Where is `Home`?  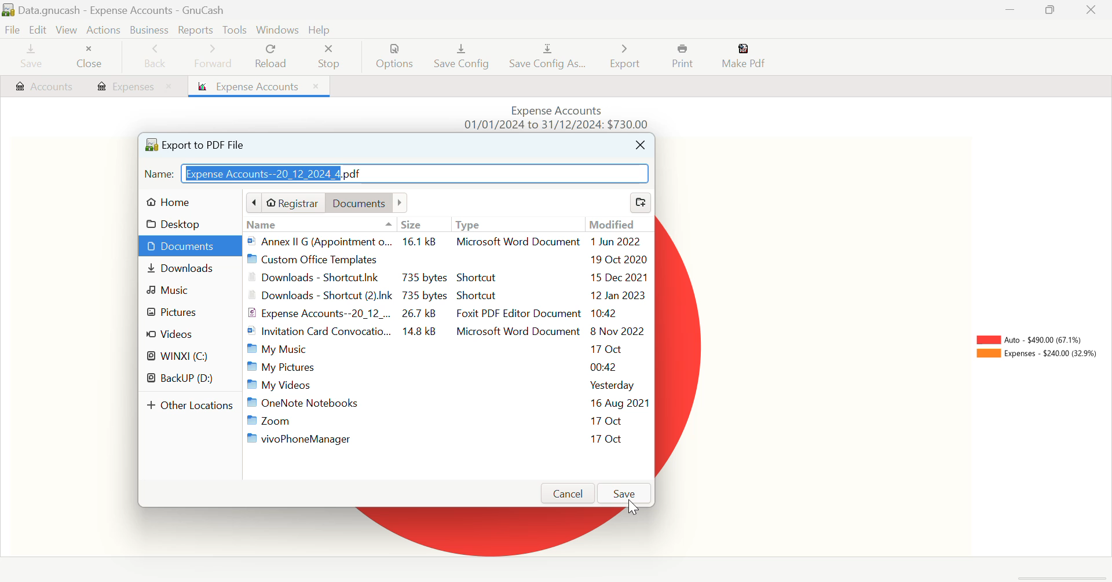 Home is located at coordinates (177, 202).